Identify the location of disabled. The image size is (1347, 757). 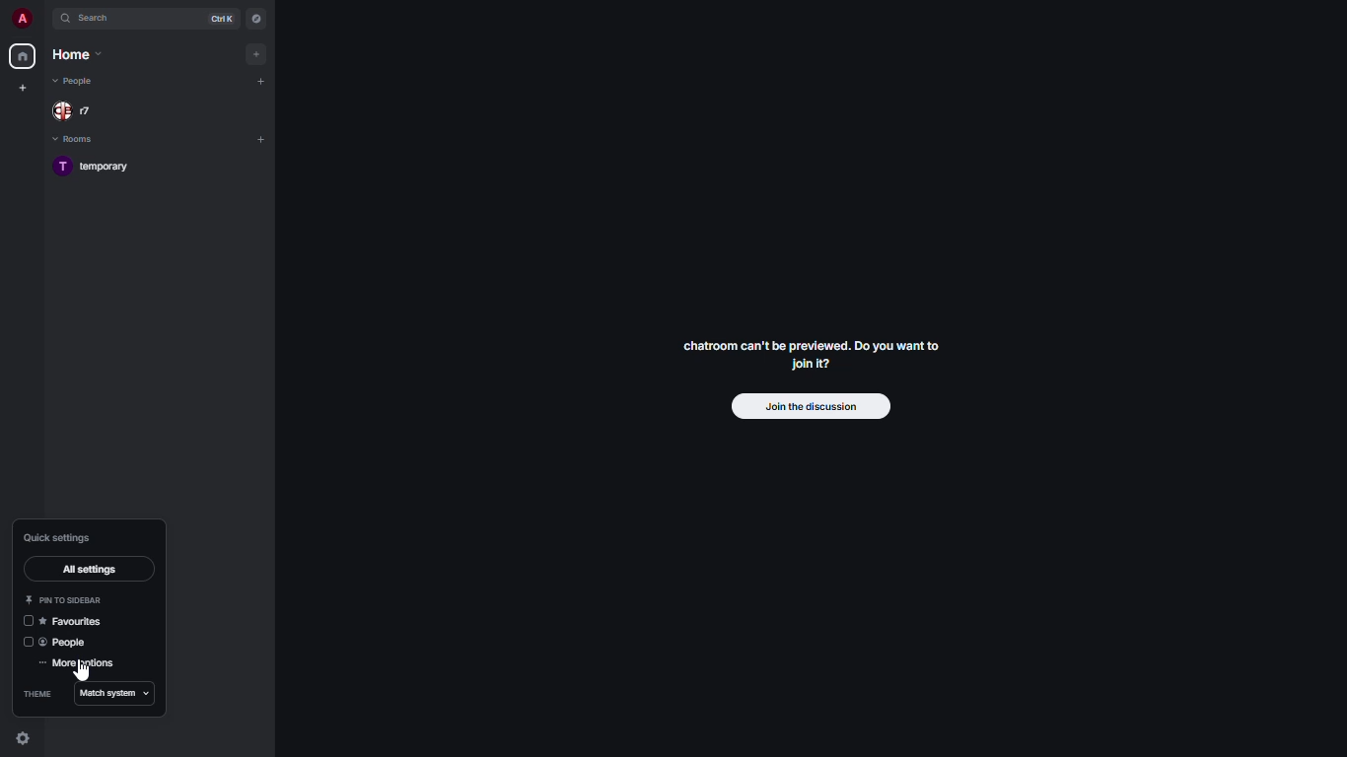
(28, 643).